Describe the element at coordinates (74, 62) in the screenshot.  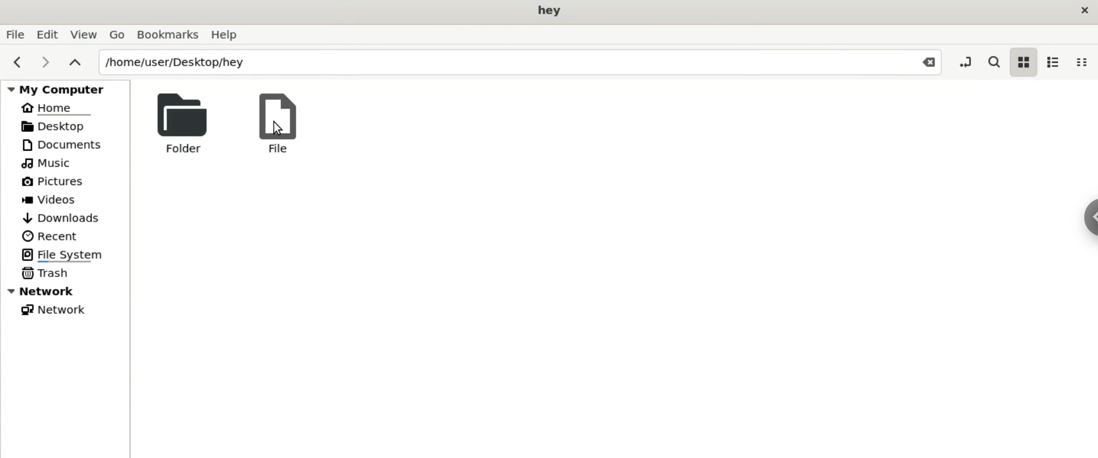
I see `parent folders` at that location.